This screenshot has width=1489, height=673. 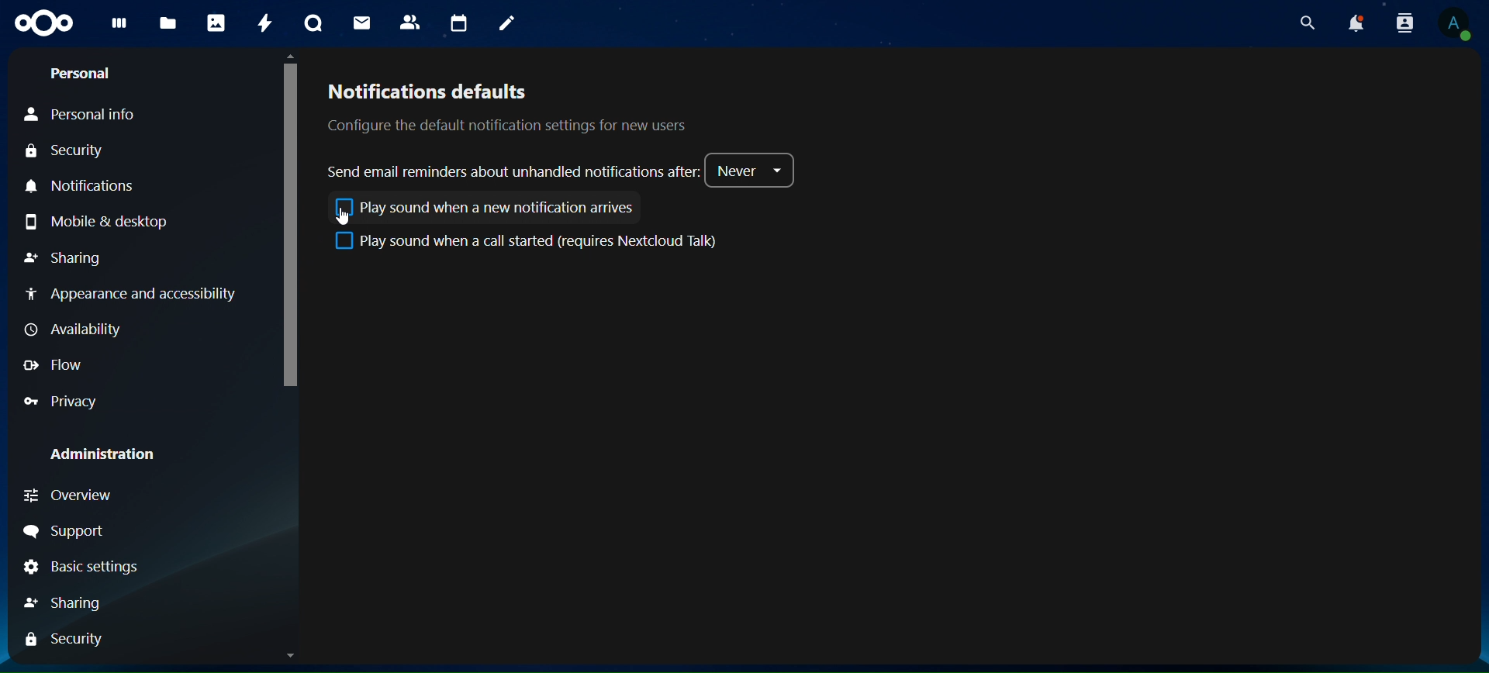 I want to click on icon, so click(x=42, y=25).